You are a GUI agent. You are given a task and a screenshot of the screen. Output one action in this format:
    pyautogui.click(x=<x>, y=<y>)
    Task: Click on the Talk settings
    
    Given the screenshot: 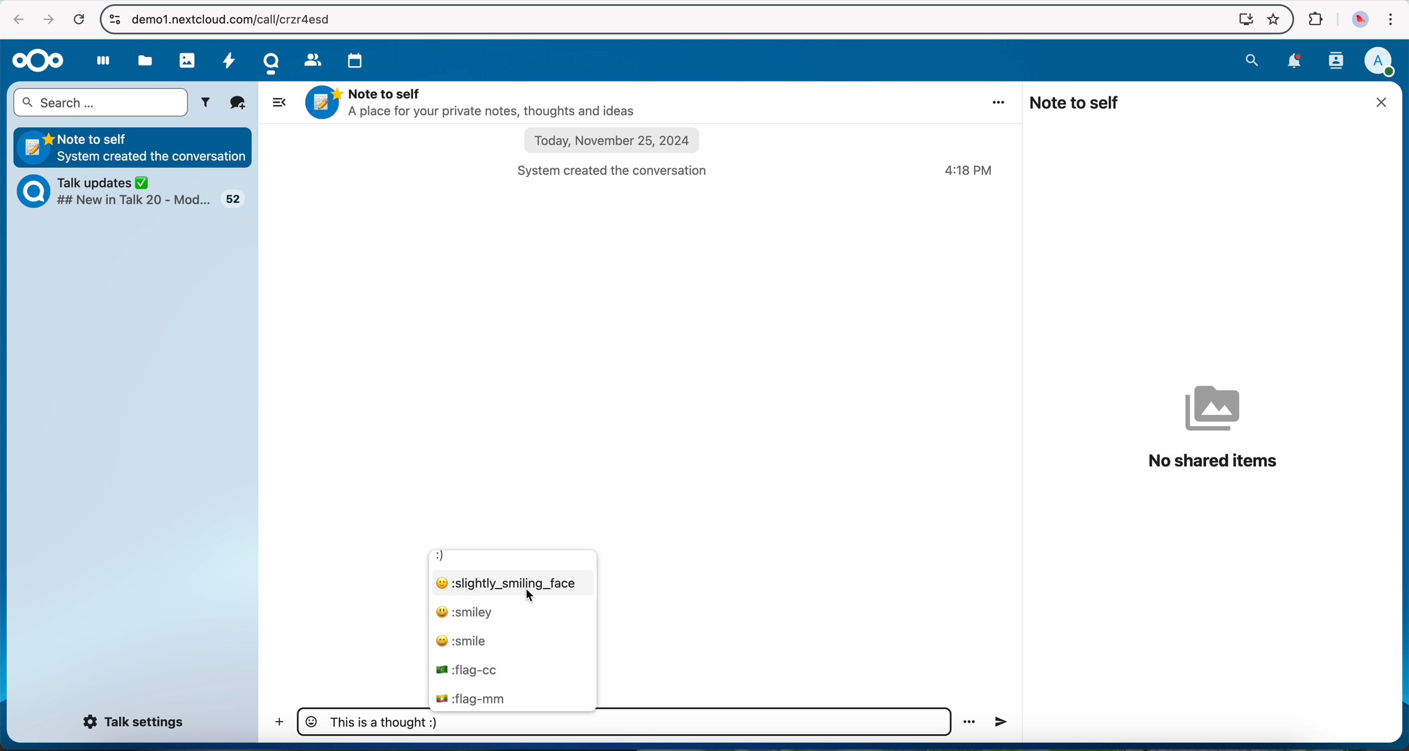 What is the action you would take?
    pyautogui.click(x=136, y=723)
    